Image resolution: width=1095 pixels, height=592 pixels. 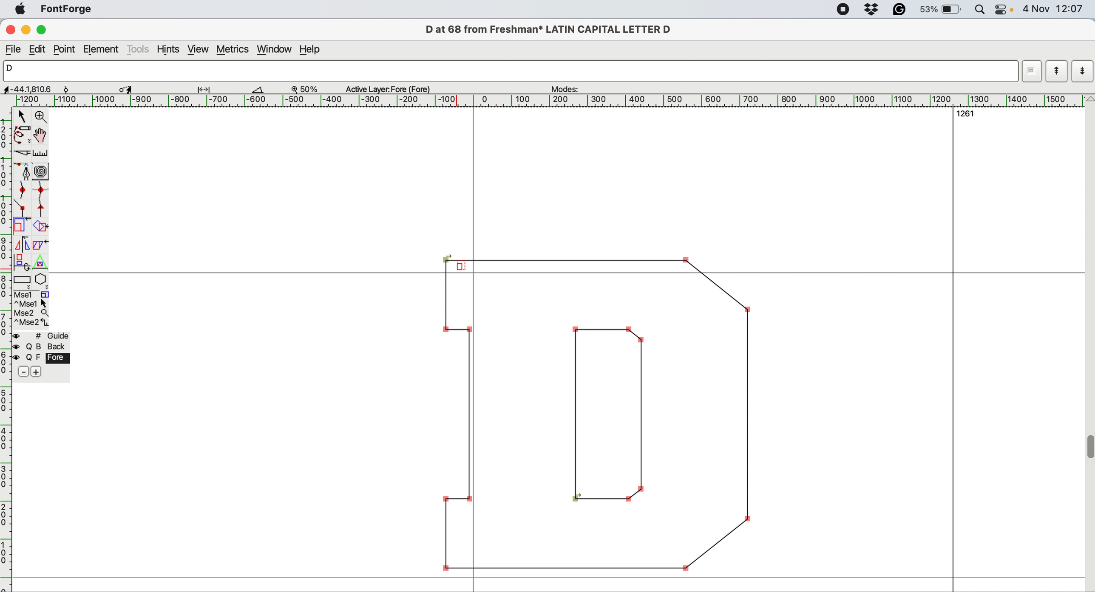 I want to click on screen recorder, so click(x=845, y=11).